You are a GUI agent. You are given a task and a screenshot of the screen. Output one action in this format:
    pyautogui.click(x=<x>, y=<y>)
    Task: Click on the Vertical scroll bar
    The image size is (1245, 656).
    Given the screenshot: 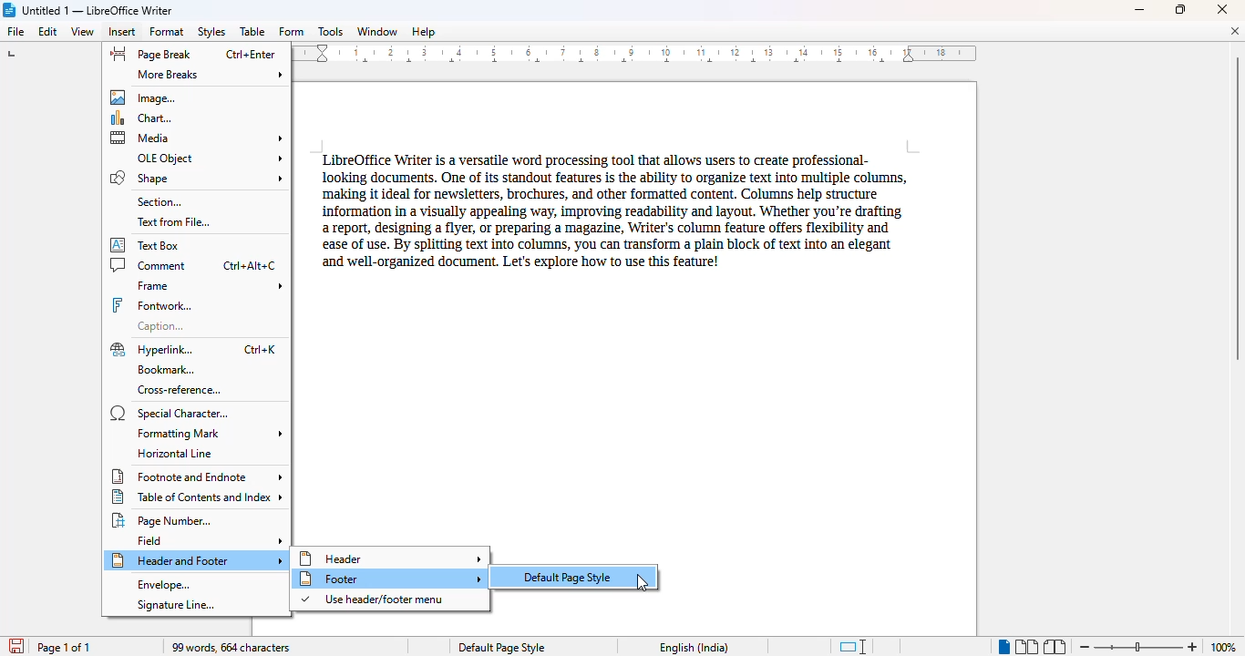 What is the action you would take?
    pyautogui.click(x=1237, y=209)
    